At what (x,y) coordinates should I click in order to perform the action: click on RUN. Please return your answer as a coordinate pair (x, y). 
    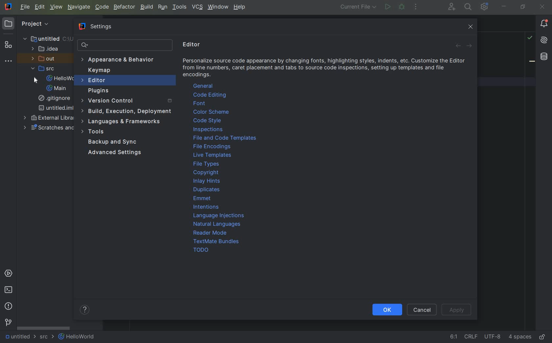
    Looking at the image, I should click on (163, 7).